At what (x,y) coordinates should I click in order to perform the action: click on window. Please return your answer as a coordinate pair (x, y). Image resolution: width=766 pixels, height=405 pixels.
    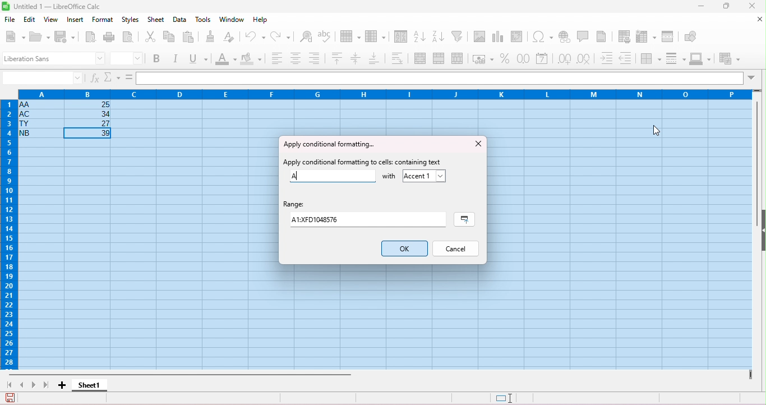
    Looking at the image, I should click on (232, 20).